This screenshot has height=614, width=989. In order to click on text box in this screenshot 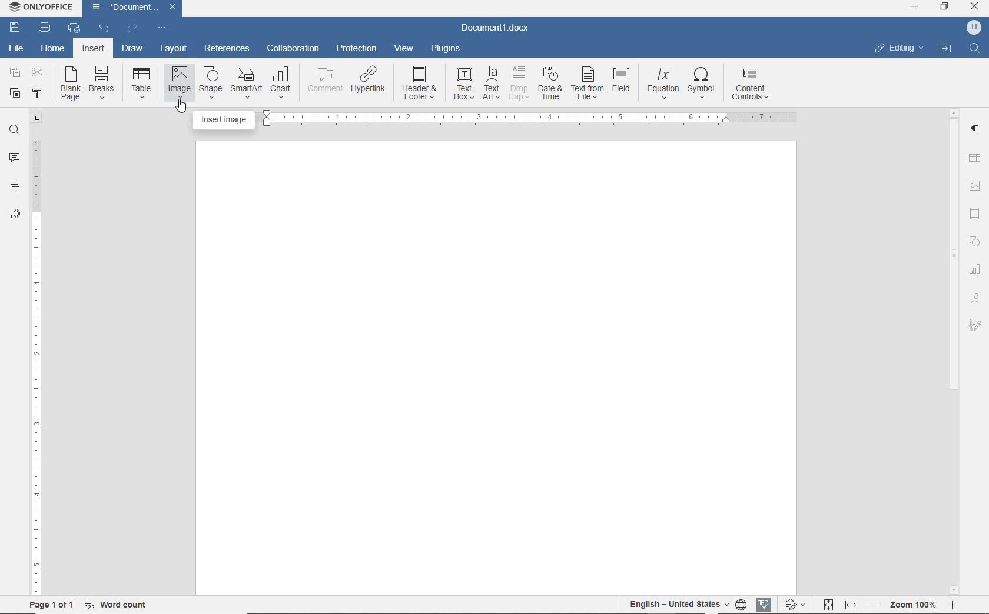, I will do `click(462, 85)`.